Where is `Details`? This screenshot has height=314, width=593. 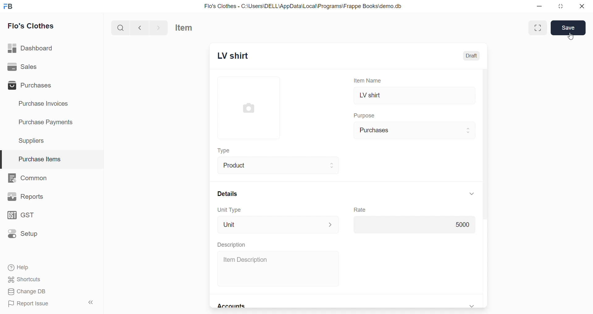
Details is located at coordinates (226, 193).